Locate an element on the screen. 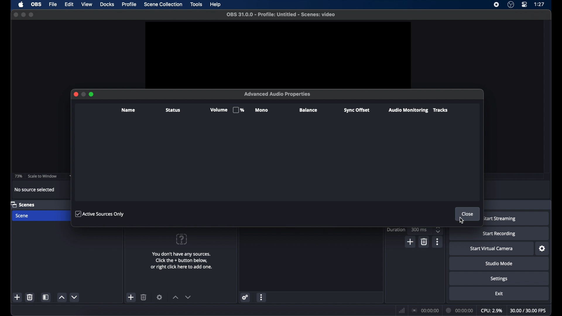 The height and width of the screenshot is (316, 562). disabled icons is located at coordinates (92, 94).